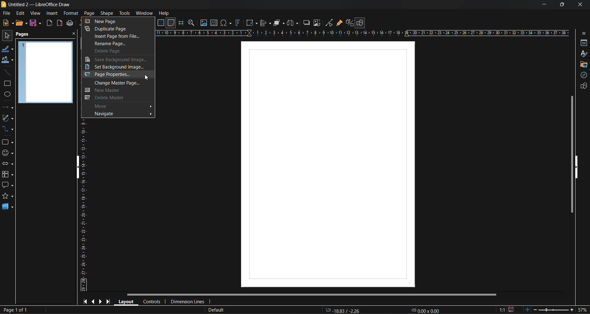  What do you see at coordinates (7, 196) in the screenshot?
I see `stars and banners` at bounding box center [7, 196].